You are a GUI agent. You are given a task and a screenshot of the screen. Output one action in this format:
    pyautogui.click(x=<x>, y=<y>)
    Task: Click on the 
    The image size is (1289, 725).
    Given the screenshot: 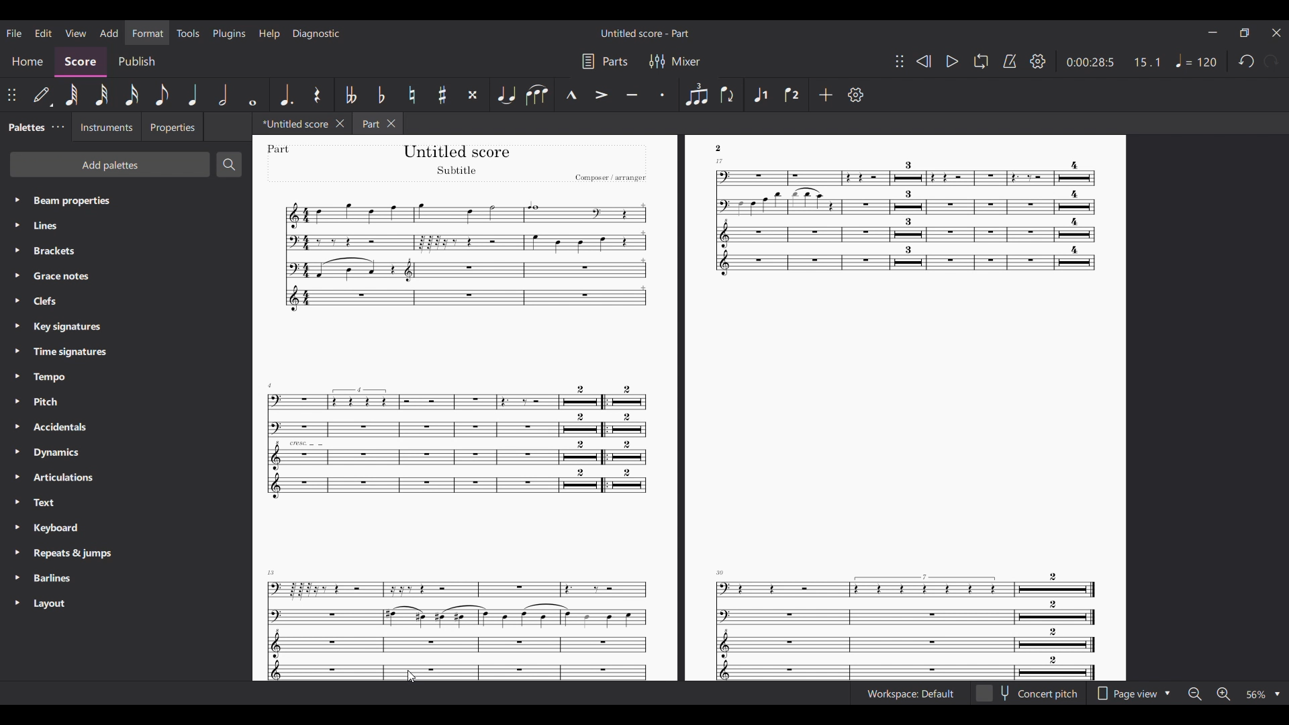 What is the action you would take?
    pyautogui.click(x=466, y=269)
    